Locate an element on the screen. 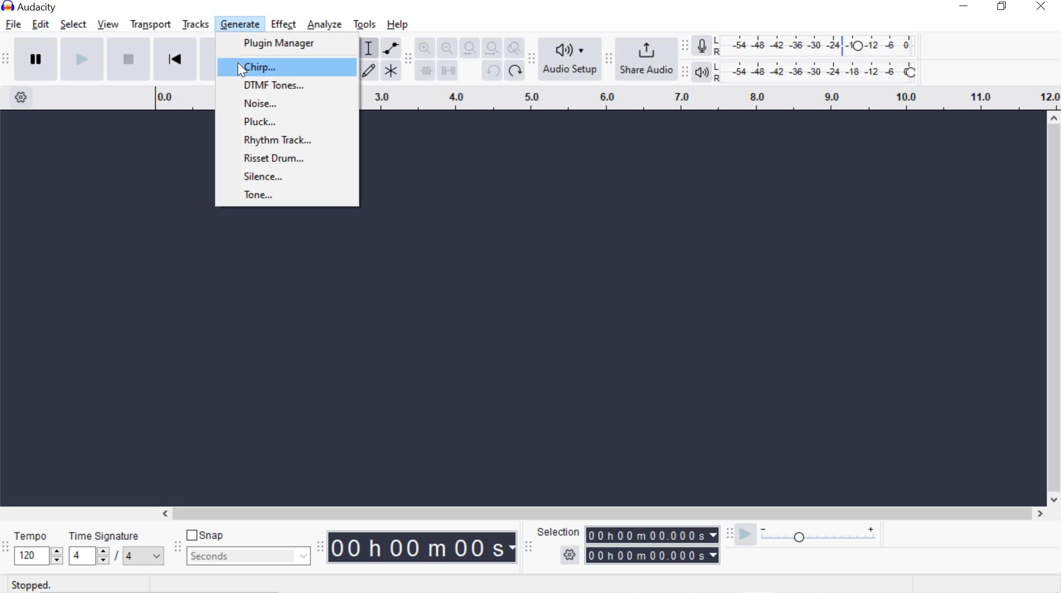 This screenshot has height=593, width=1061. selection time is located at coordinates (642, 555).